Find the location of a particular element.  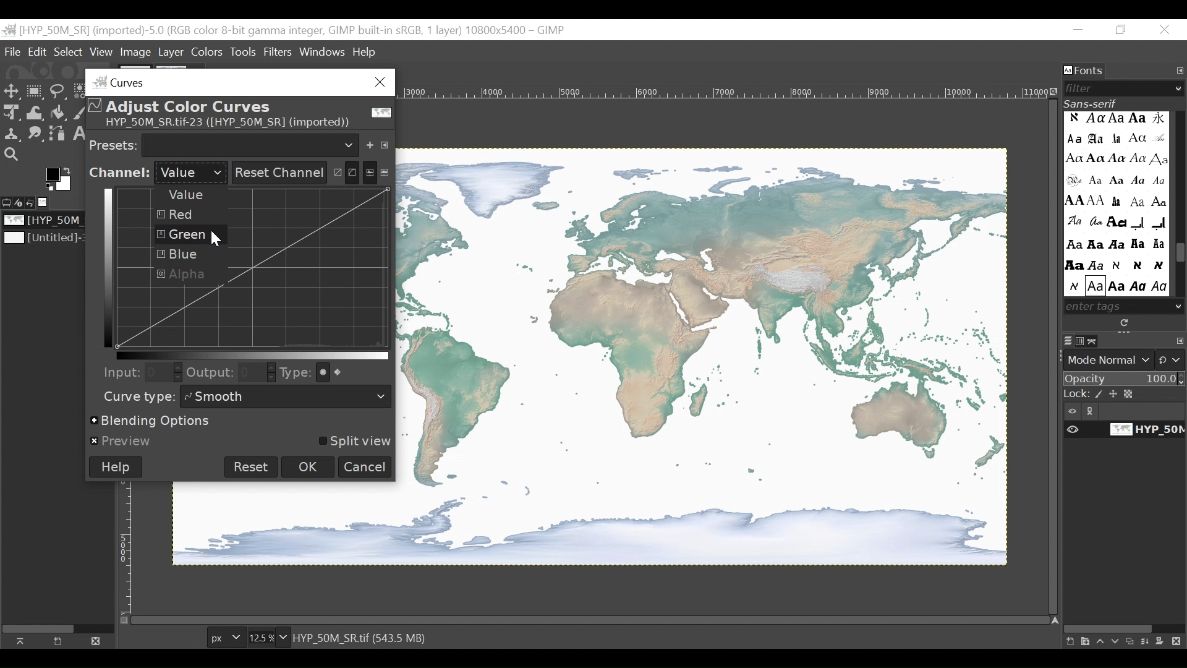

Curve Type Options is located at coordinates (335, 372).